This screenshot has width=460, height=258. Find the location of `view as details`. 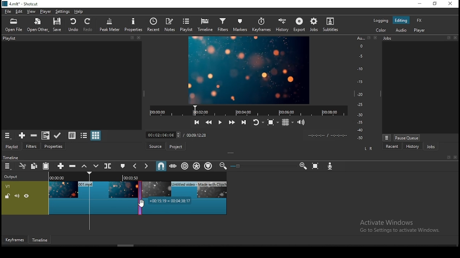

view as details is located at coordinates (72, 135).